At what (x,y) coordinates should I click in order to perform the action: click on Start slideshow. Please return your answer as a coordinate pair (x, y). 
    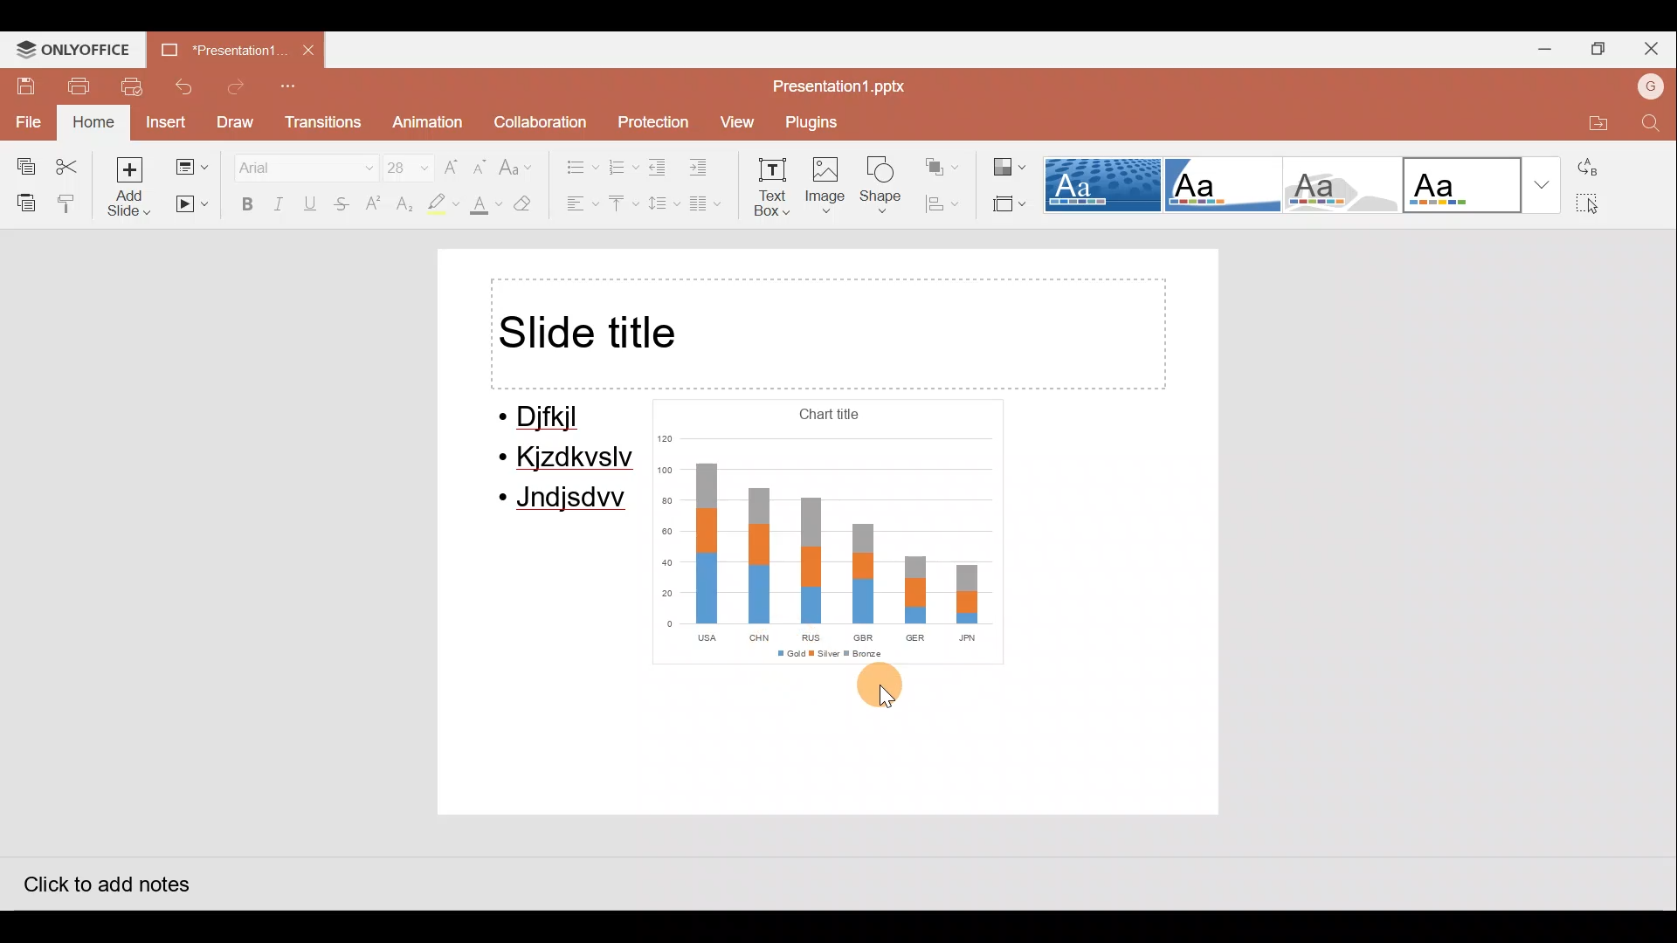
    Looking at the image, I should click on (192, 205).